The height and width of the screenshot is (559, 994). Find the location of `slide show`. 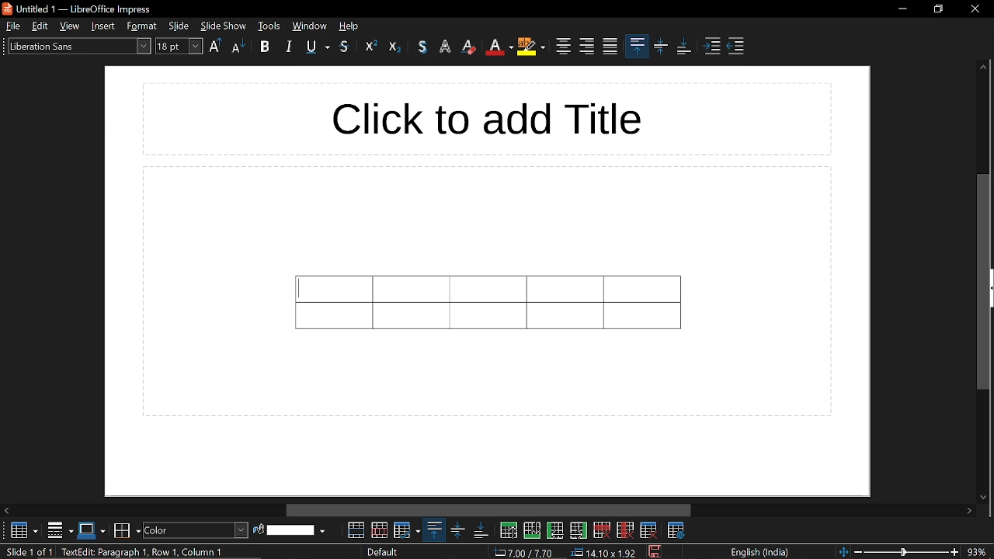

slide show is located at coordinates (224, 26).